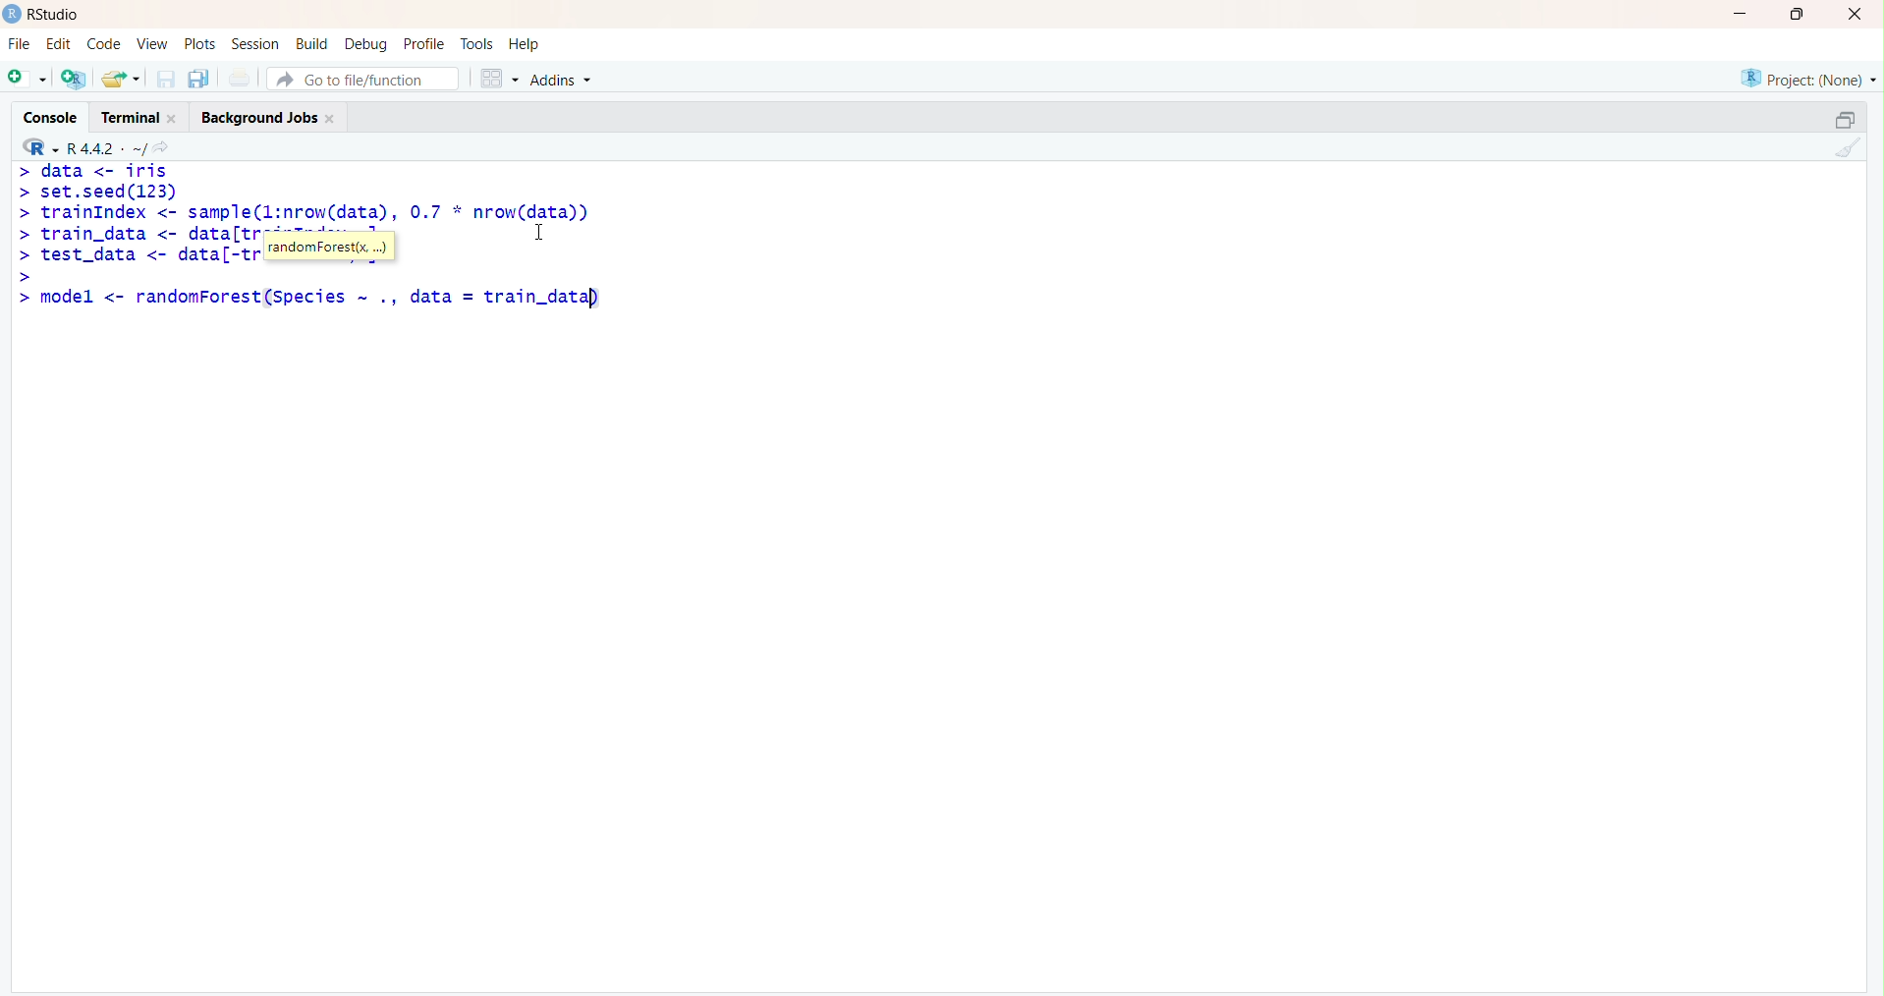  I want to click on set.seed(ls3)
trainIndex <- sample(l:nrow(data), 0.7 * nrow(data))
train_data <- data[trainIndex, ] I
test_data <- data[-trainIndex, ]

|, so click(324, 224).